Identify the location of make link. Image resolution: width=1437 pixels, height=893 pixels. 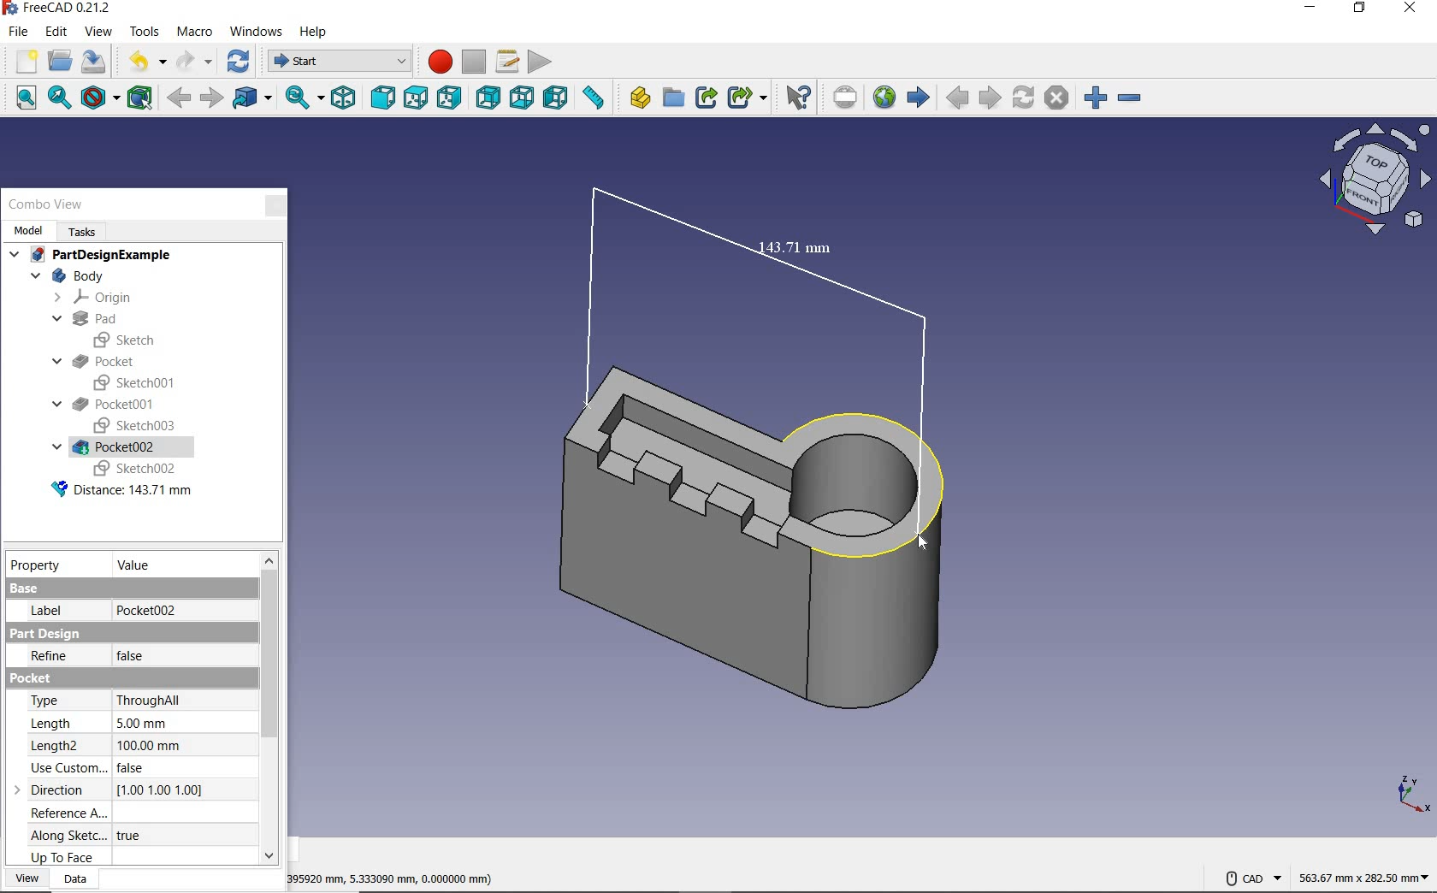
(706, 98).